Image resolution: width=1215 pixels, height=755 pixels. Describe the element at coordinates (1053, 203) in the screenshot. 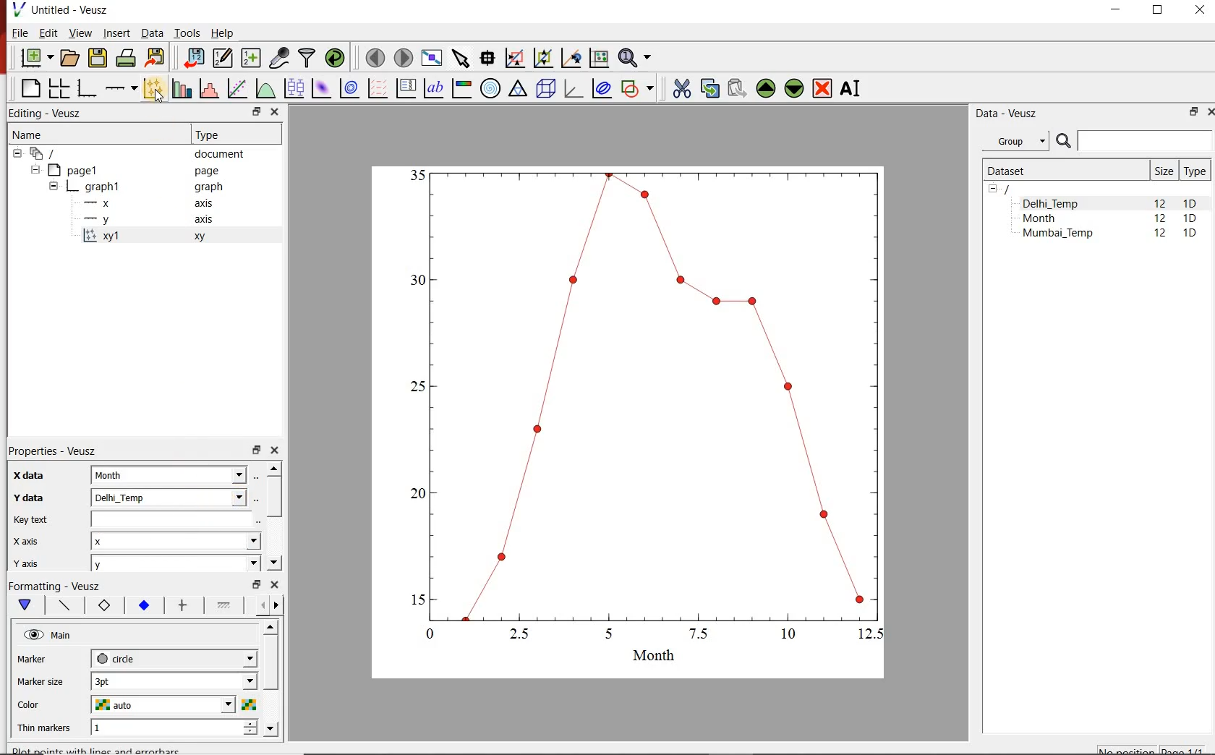

I see `Delhi_Temp` at that location.